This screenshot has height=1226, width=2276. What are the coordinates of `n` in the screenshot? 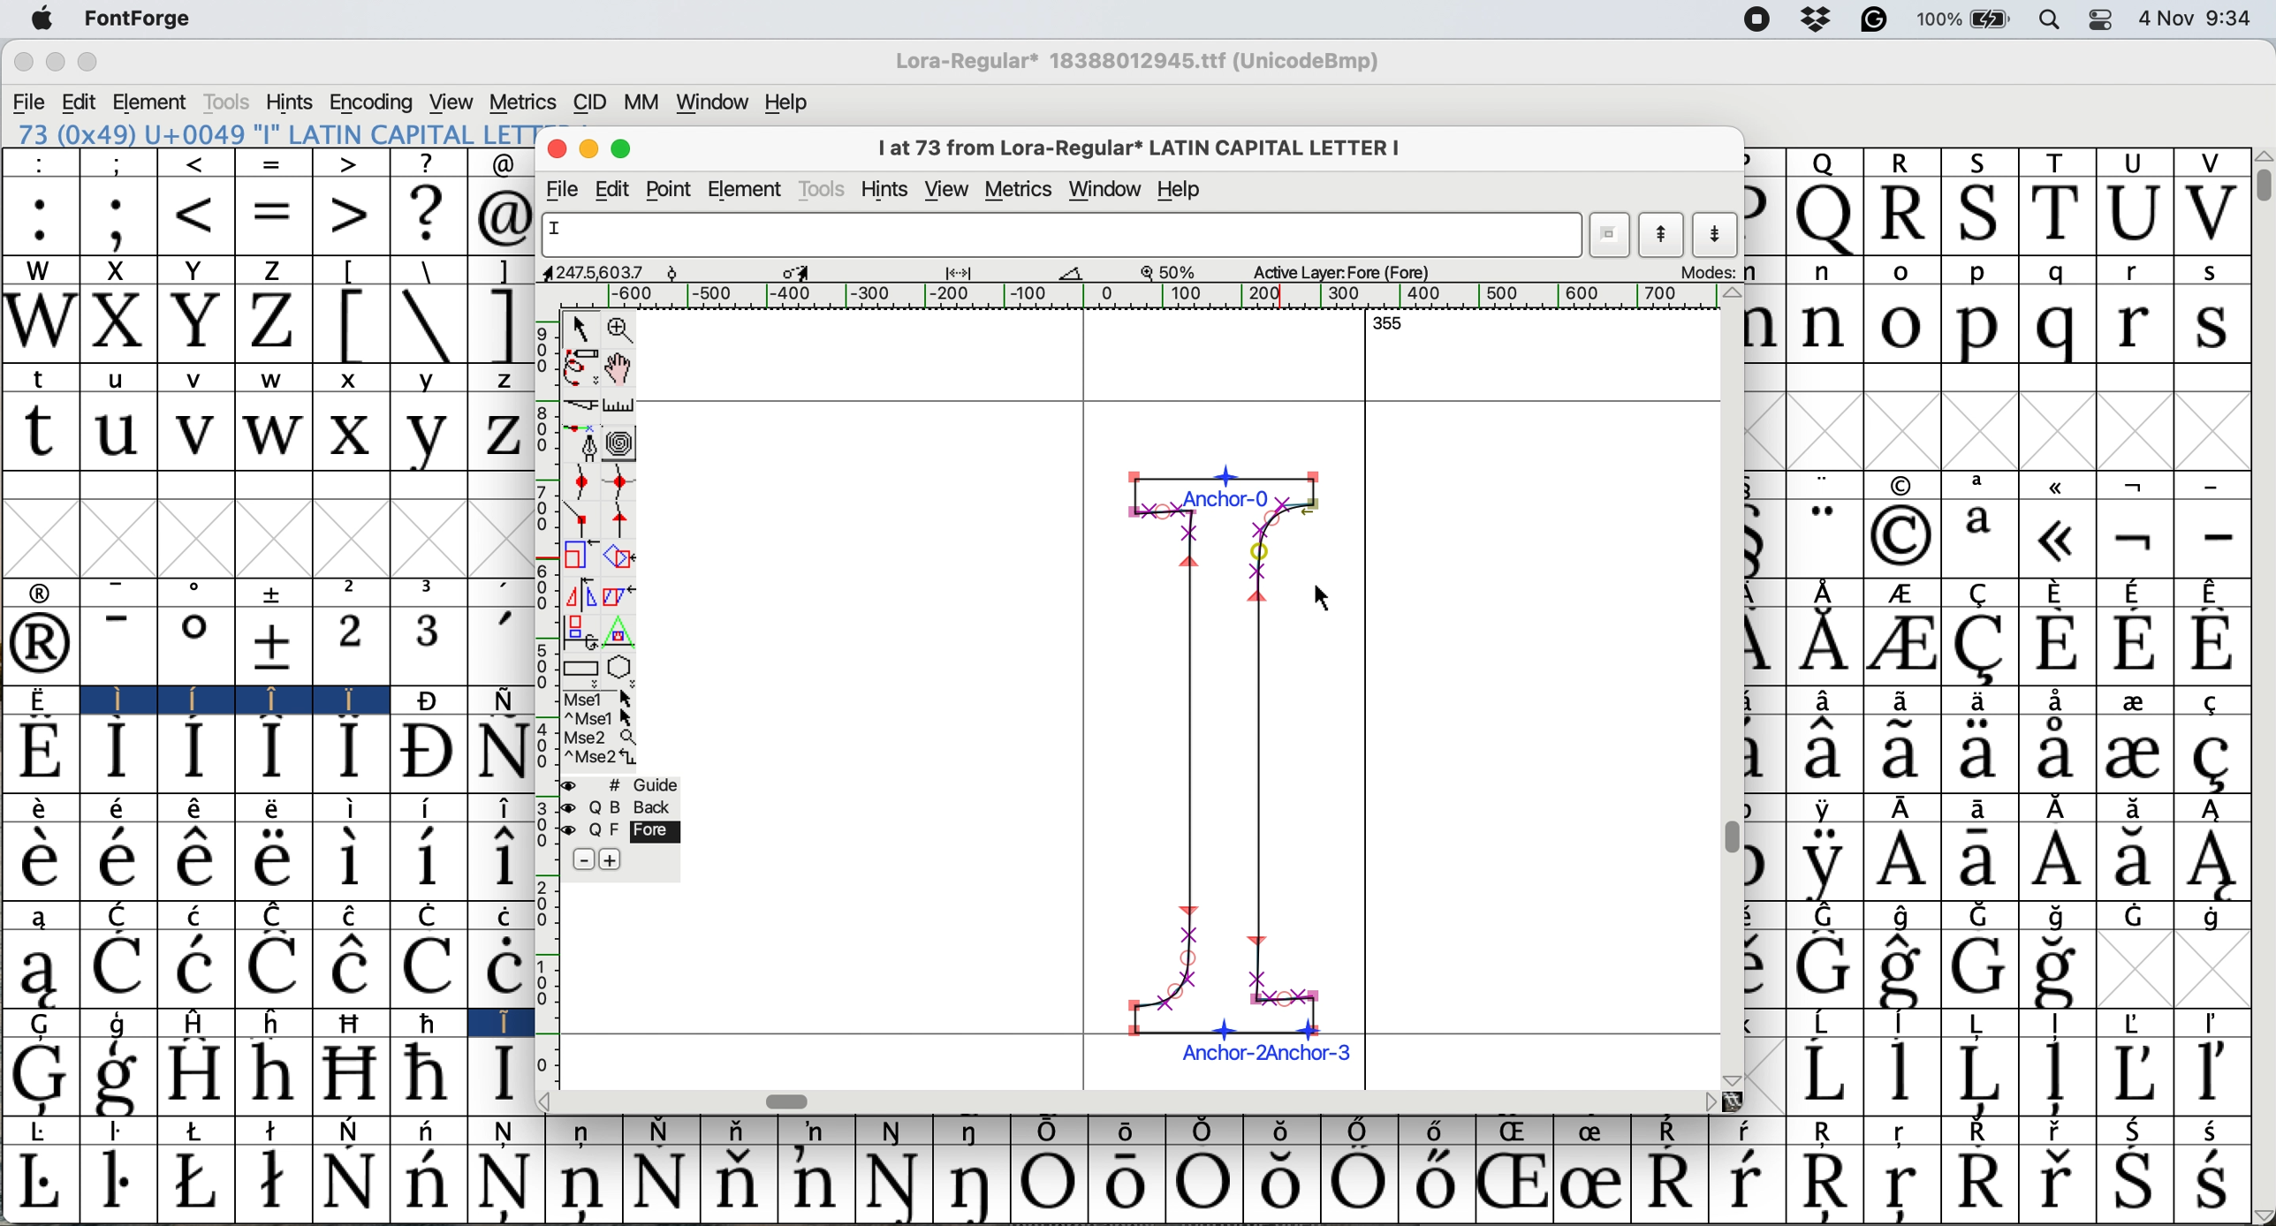 It's located at (1827, 273).